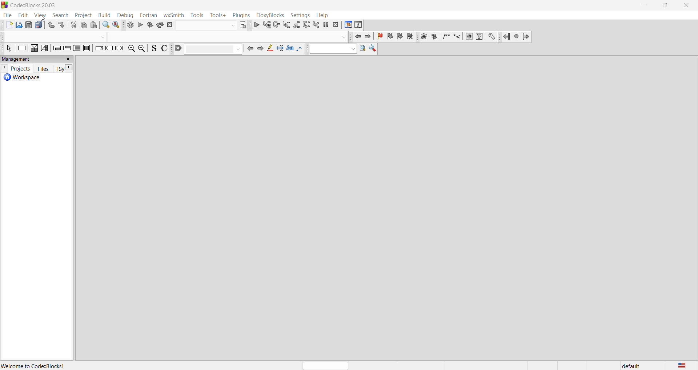  I want to click on close, so click(688, 5).